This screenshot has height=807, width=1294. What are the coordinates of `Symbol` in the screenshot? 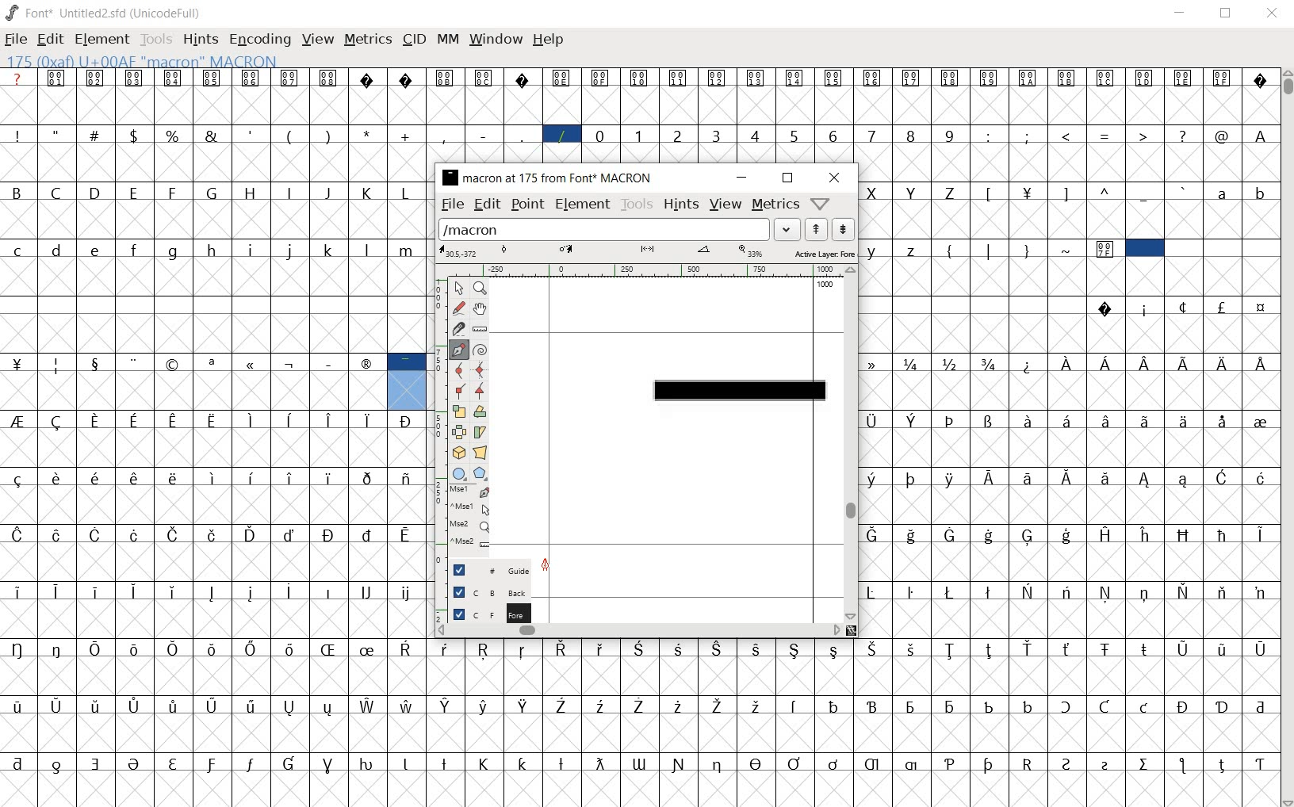 It's located at (1066, 362).